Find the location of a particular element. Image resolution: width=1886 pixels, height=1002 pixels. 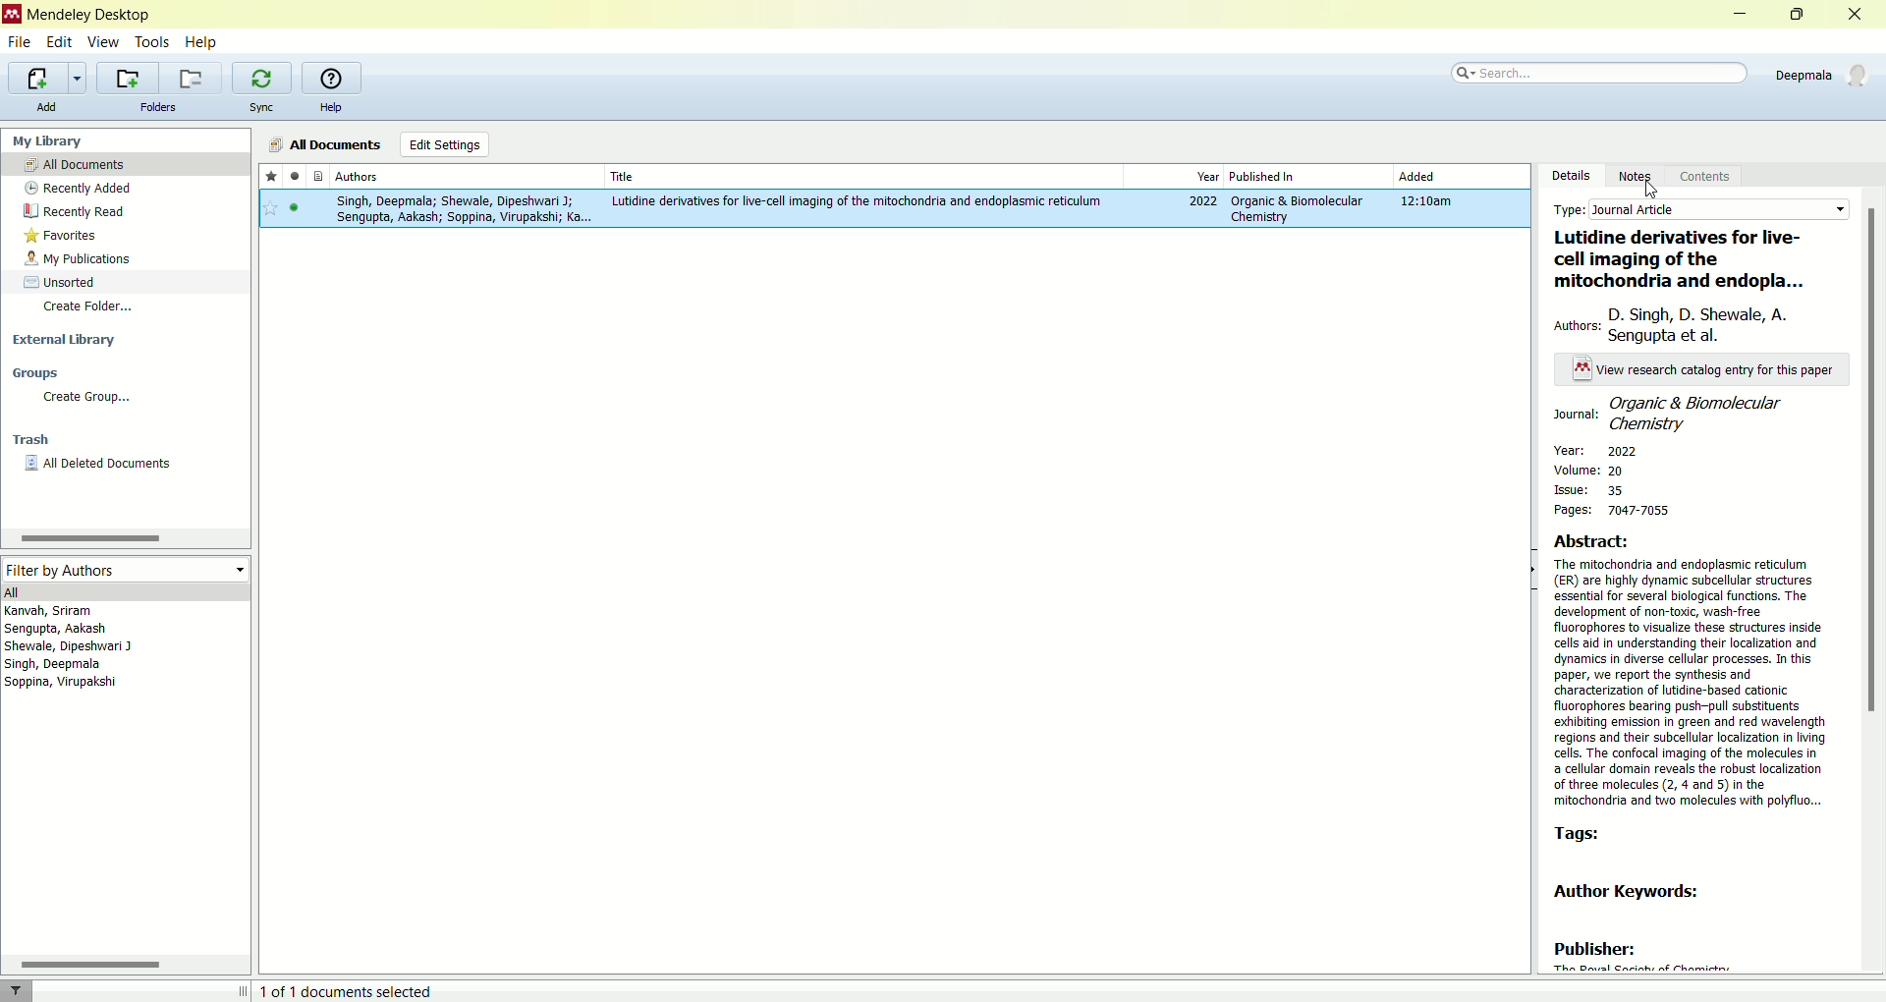

type is located at coordinates (1569, 209).